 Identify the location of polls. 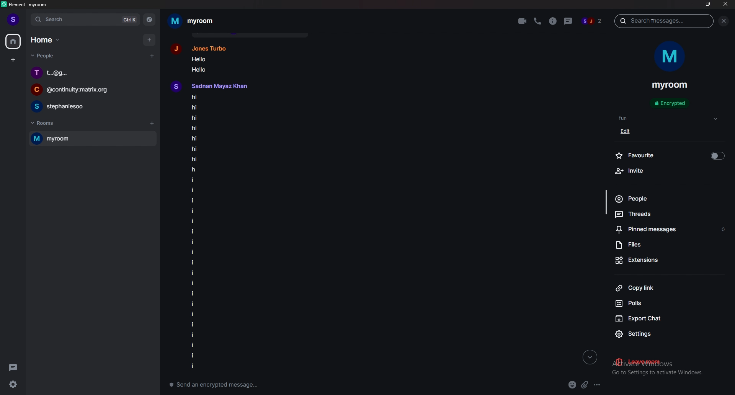
(650, 304).